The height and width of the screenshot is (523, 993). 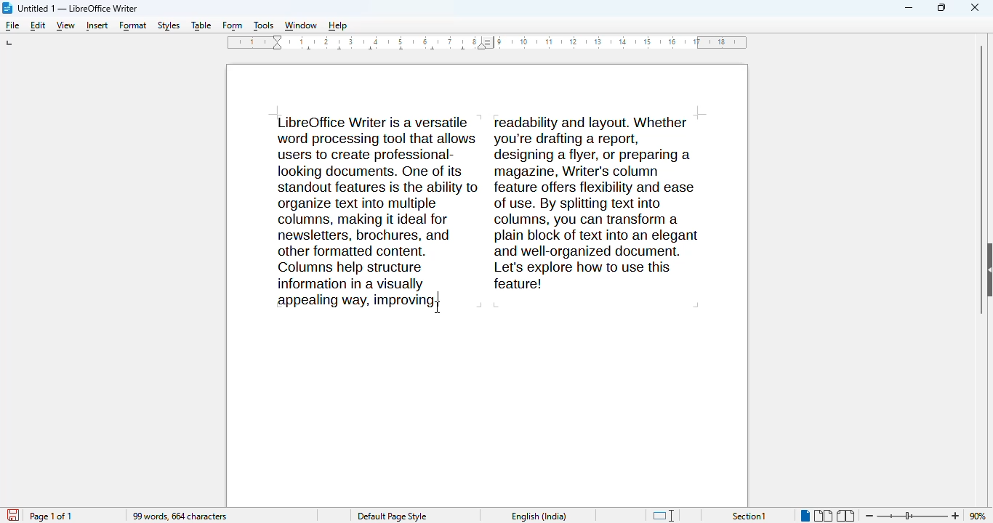 I want to click on Left Indent Marker, so click(x=490, y=43).